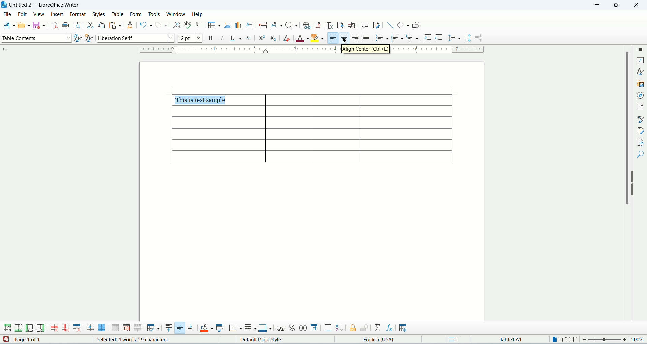 The image size is (647, 344). Describe the element at coordinates (479, 38) in the screenshot. I see `decrease paragraph spacing` at that location.